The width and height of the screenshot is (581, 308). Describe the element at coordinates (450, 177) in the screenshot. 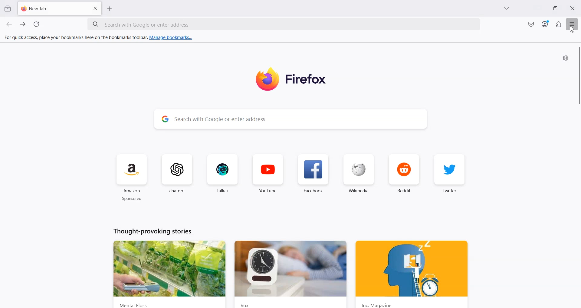

I see `Twitter` at that location.